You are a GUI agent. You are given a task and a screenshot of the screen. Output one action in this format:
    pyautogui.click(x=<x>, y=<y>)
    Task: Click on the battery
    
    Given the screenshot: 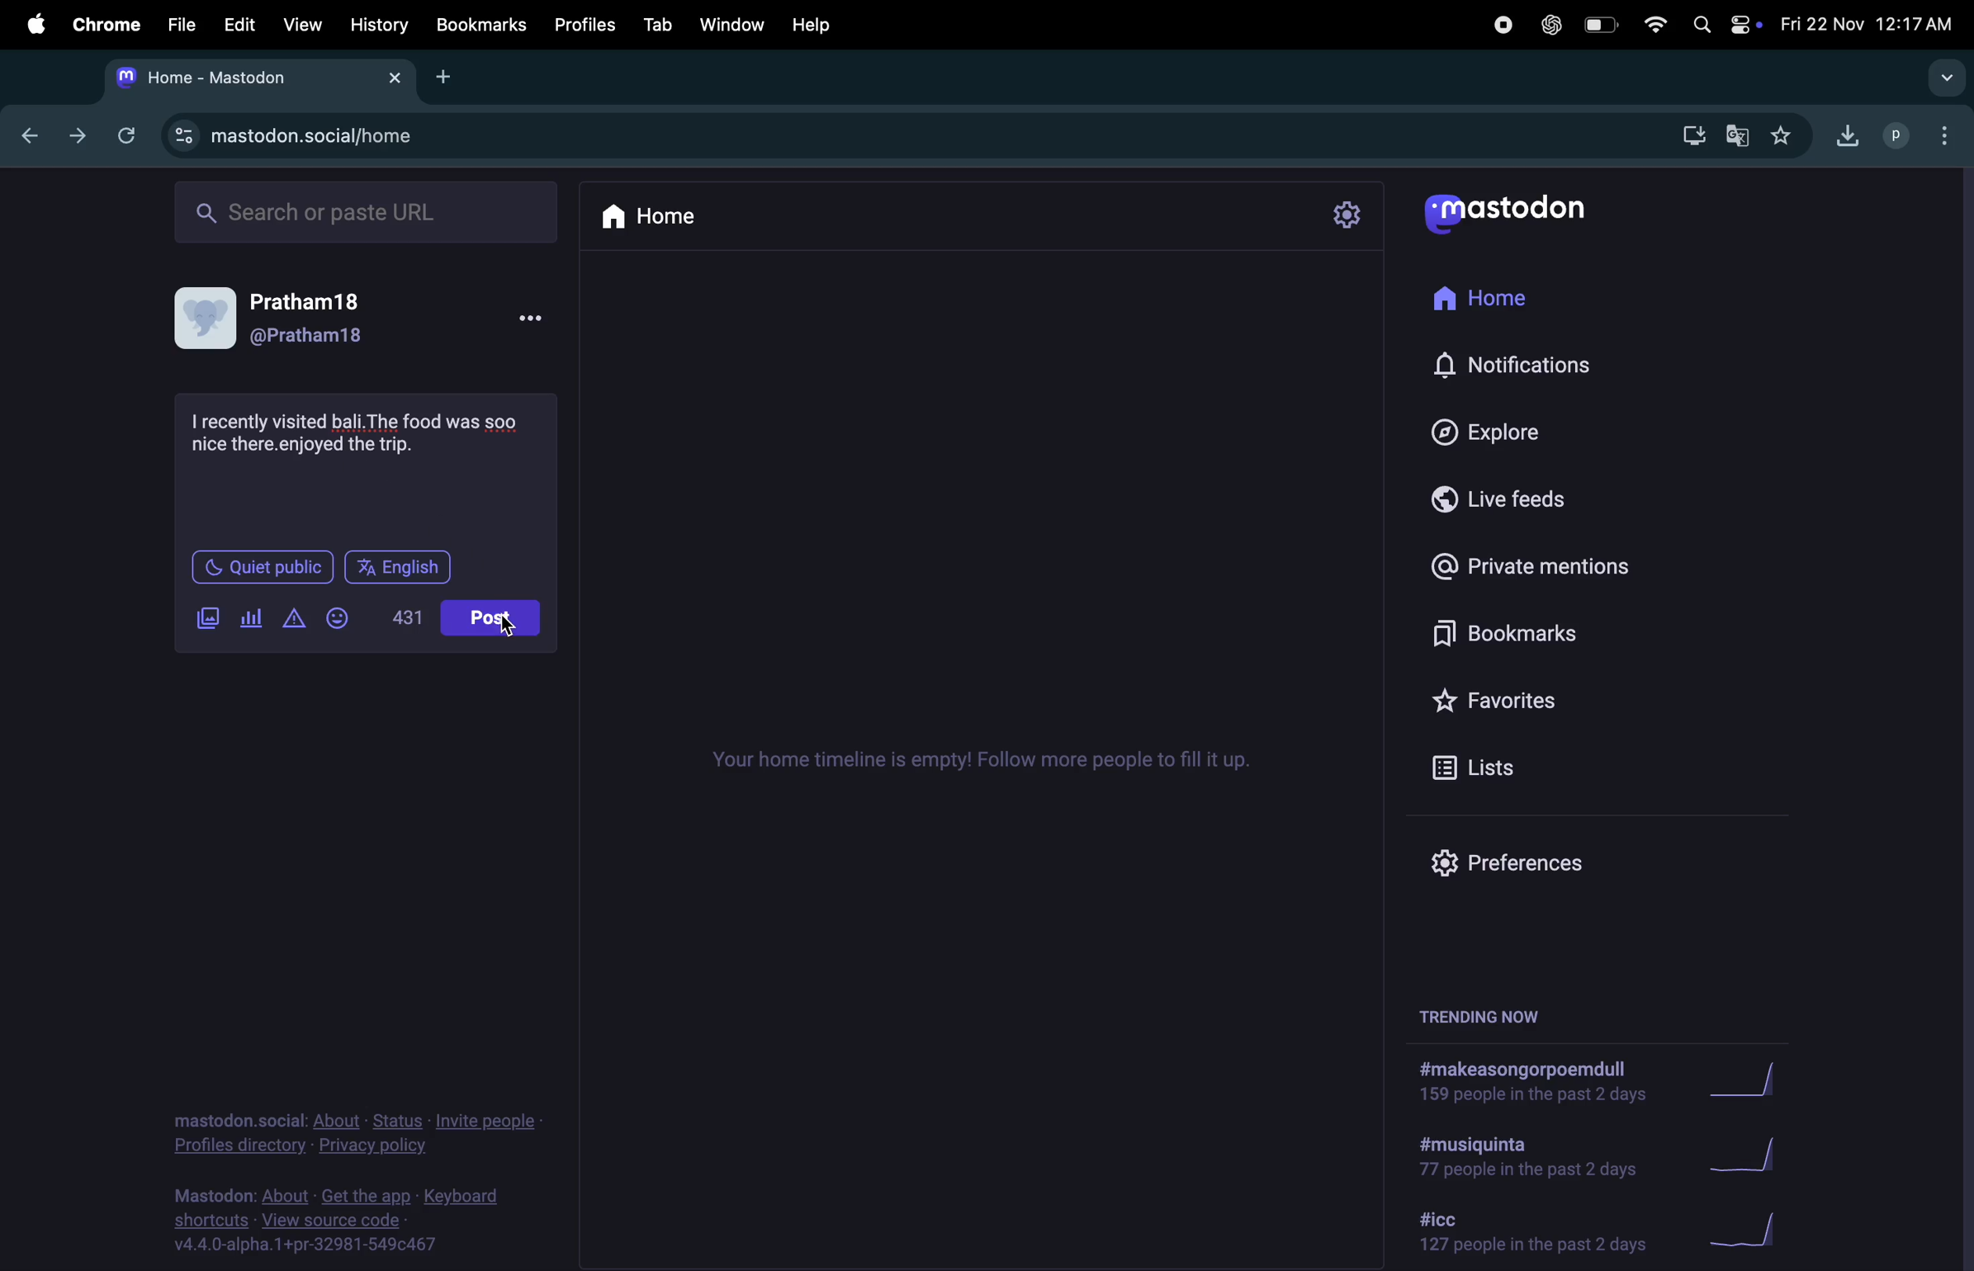 What is the action you would take?
    pyautogui.click(x=1599, y=26)
    